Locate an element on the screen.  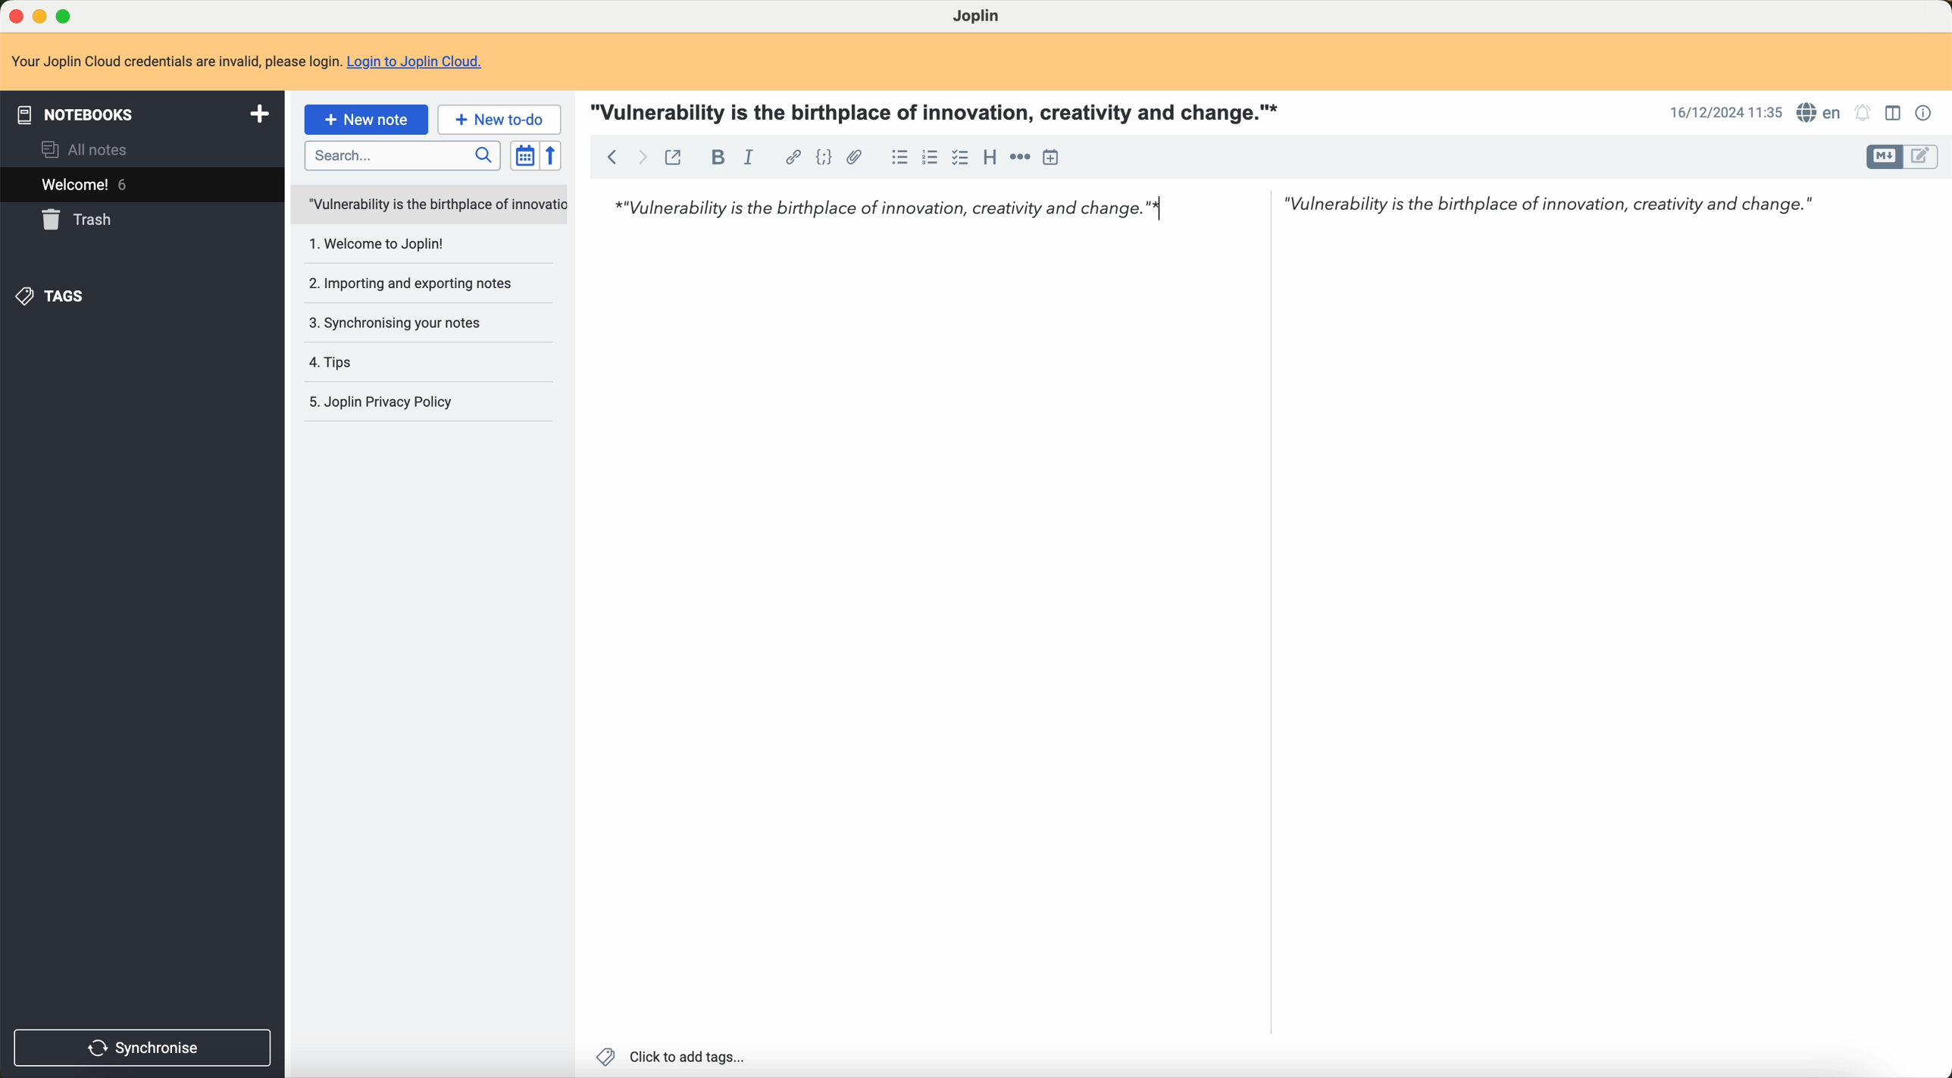
toggle editor is located at coordinates (1880, 157).